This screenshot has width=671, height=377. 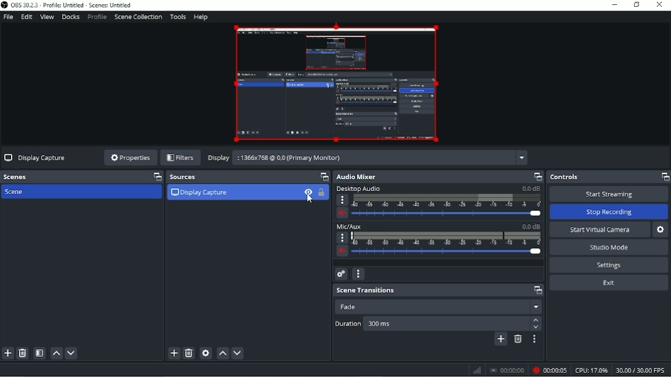 I want to click on FPS, so click(x=642, y=370).